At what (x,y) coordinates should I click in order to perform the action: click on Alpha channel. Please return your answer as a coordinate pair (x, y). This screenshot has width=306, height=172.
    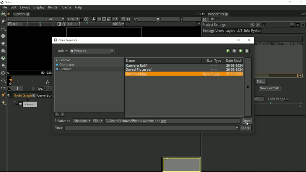
    Looking at the image, I should click on (34, 19).